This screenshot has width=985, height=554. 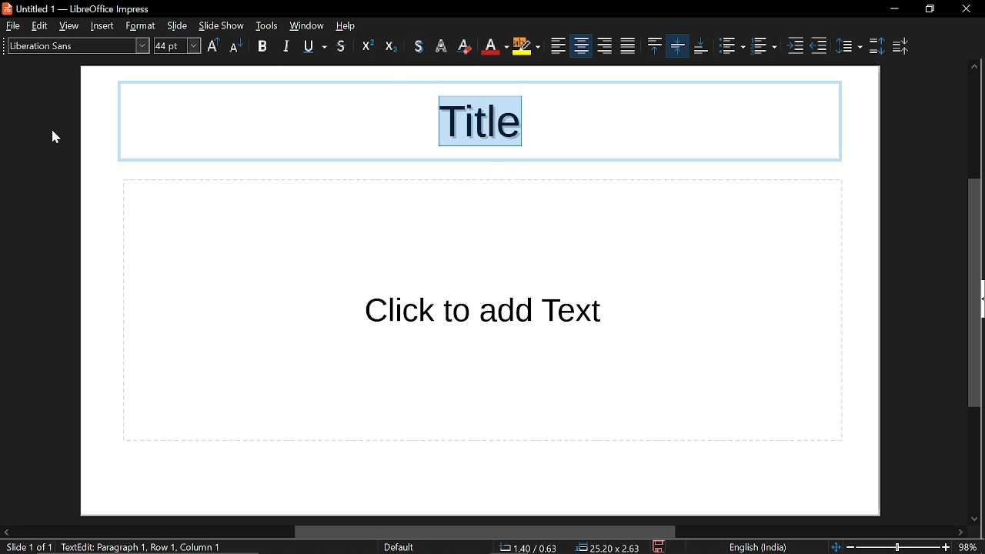 I want to click on uppercase, so click(x=214, y=47).